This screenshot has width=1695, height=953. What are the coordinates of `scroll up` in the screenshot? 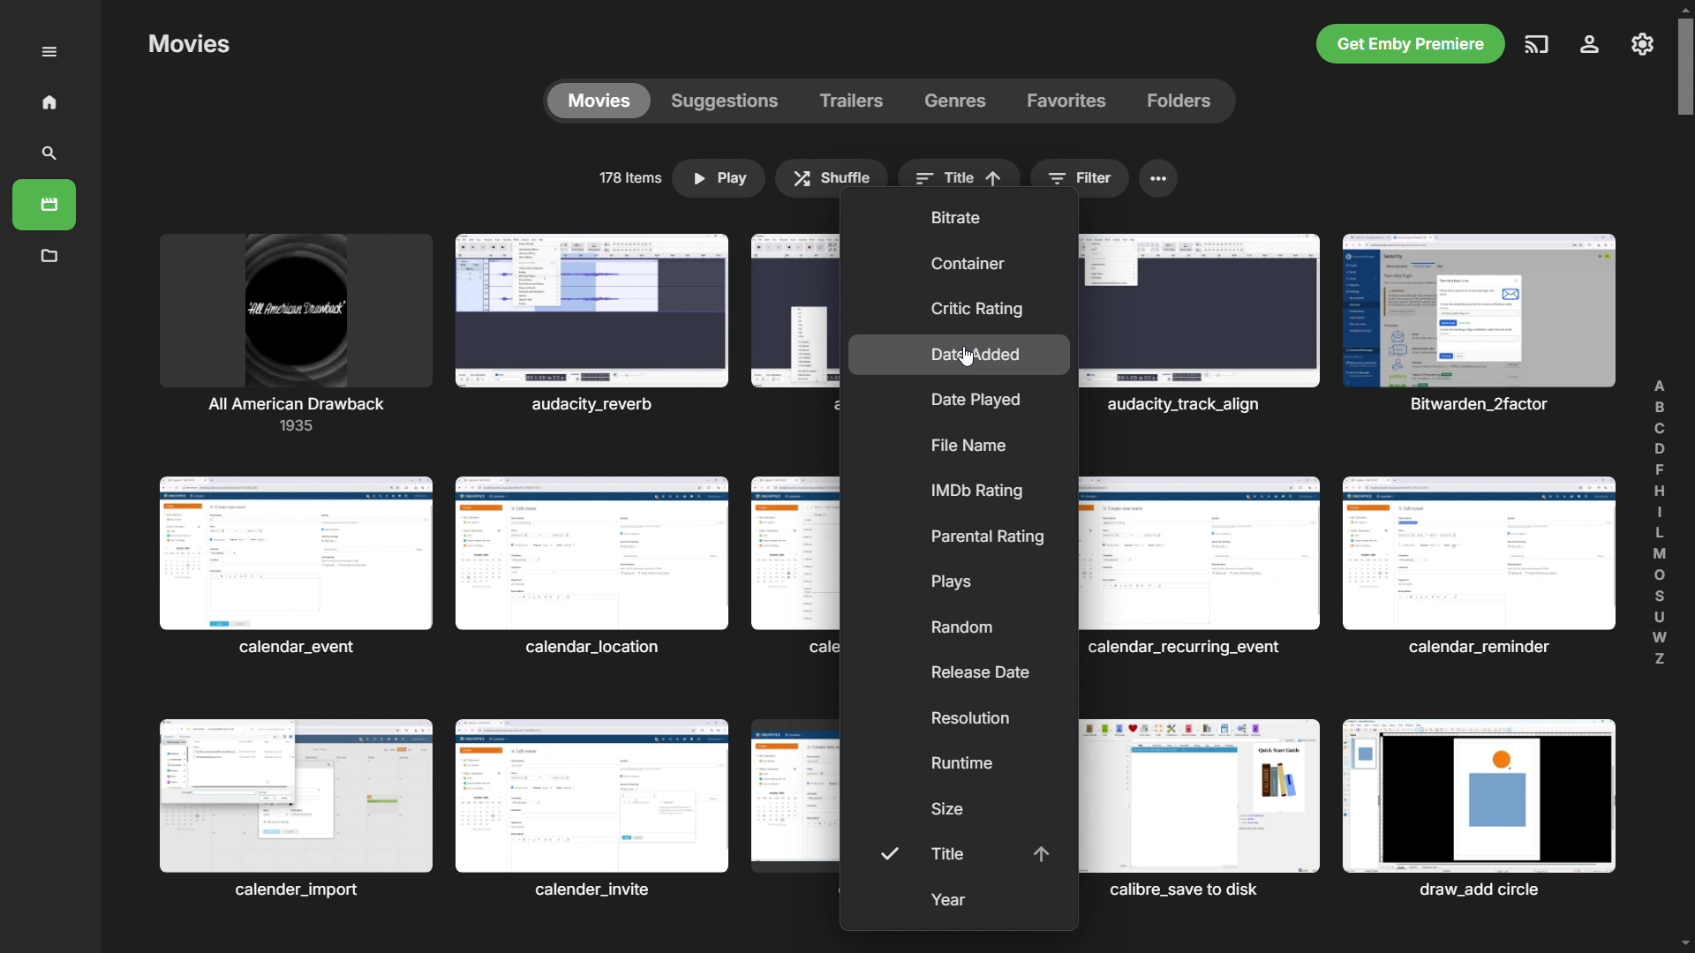 It's located at (1684, 10).